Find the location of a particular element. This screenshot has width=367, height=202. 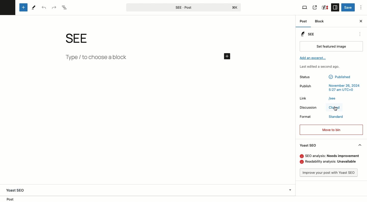

Add new block is located at coordinates (23, 7).